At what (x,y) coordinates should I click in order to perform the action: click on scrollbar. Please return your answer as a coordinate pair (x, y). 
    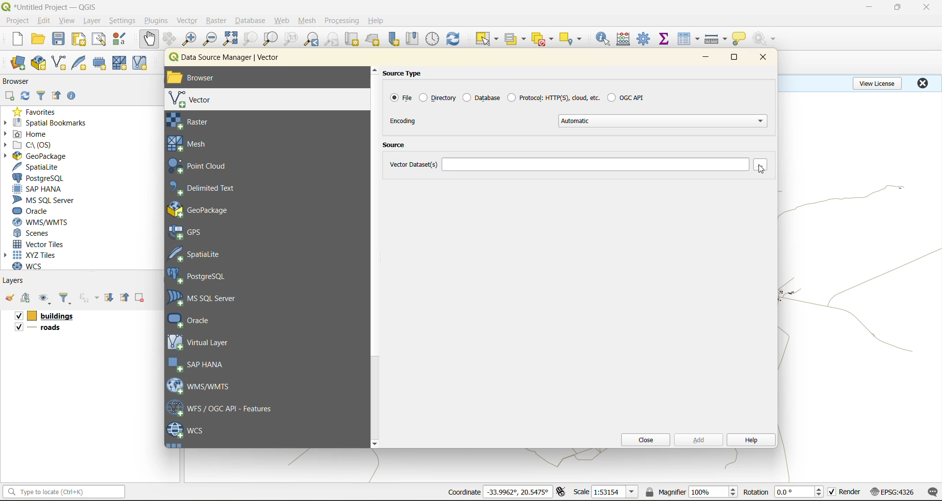
    Looking at the image, I should click on (375, 257).